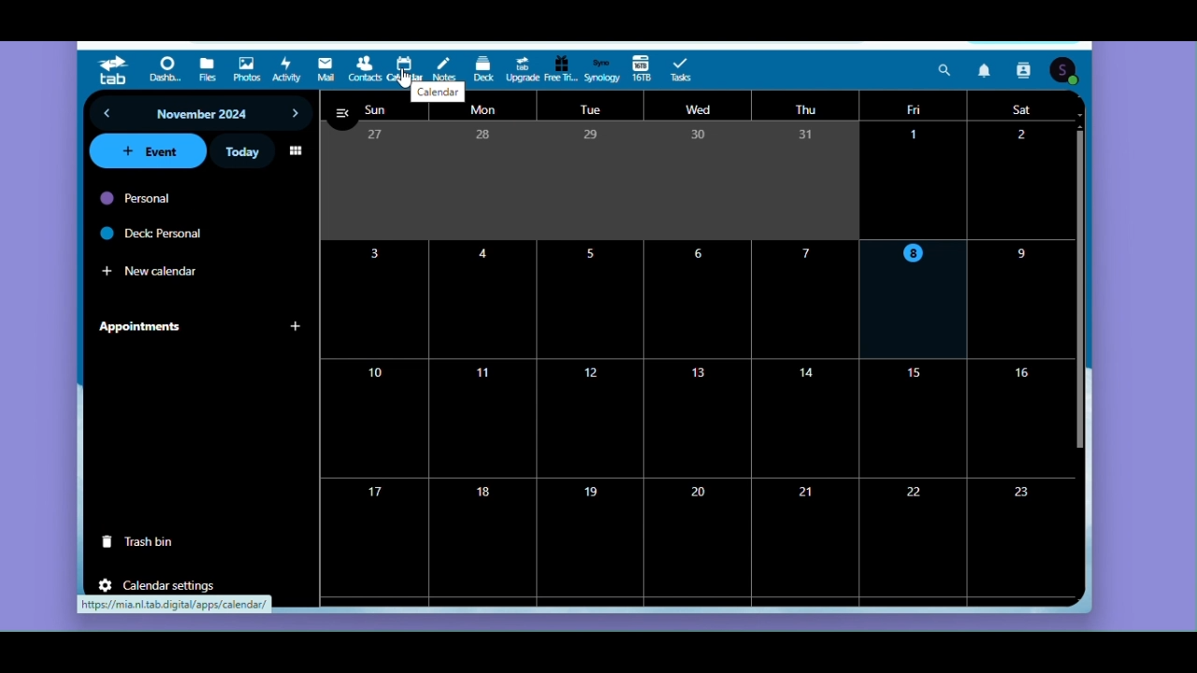 This screenshot has height=673, width=1197. Describe the element at coordinates (1076, 291) in the screenshot. I see `Vertical scrollbar` at that location.